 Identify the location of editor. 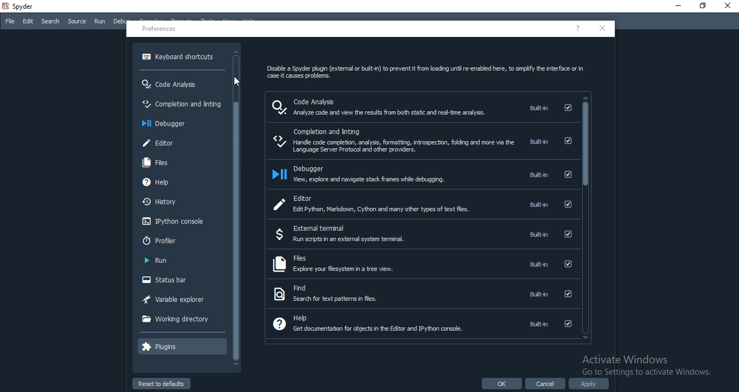
(422, 204).